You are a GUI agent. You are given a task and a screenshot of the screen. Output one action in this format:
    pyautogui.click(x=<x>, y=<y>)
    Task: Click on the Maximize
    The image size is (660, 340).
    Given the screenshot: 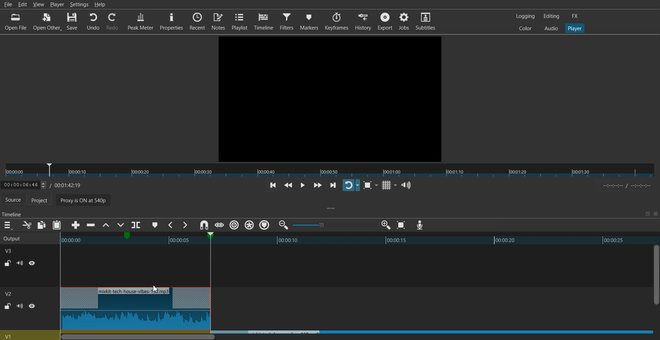 What is the action you would take?
    pyautogui.click(x=647, y=214)
    